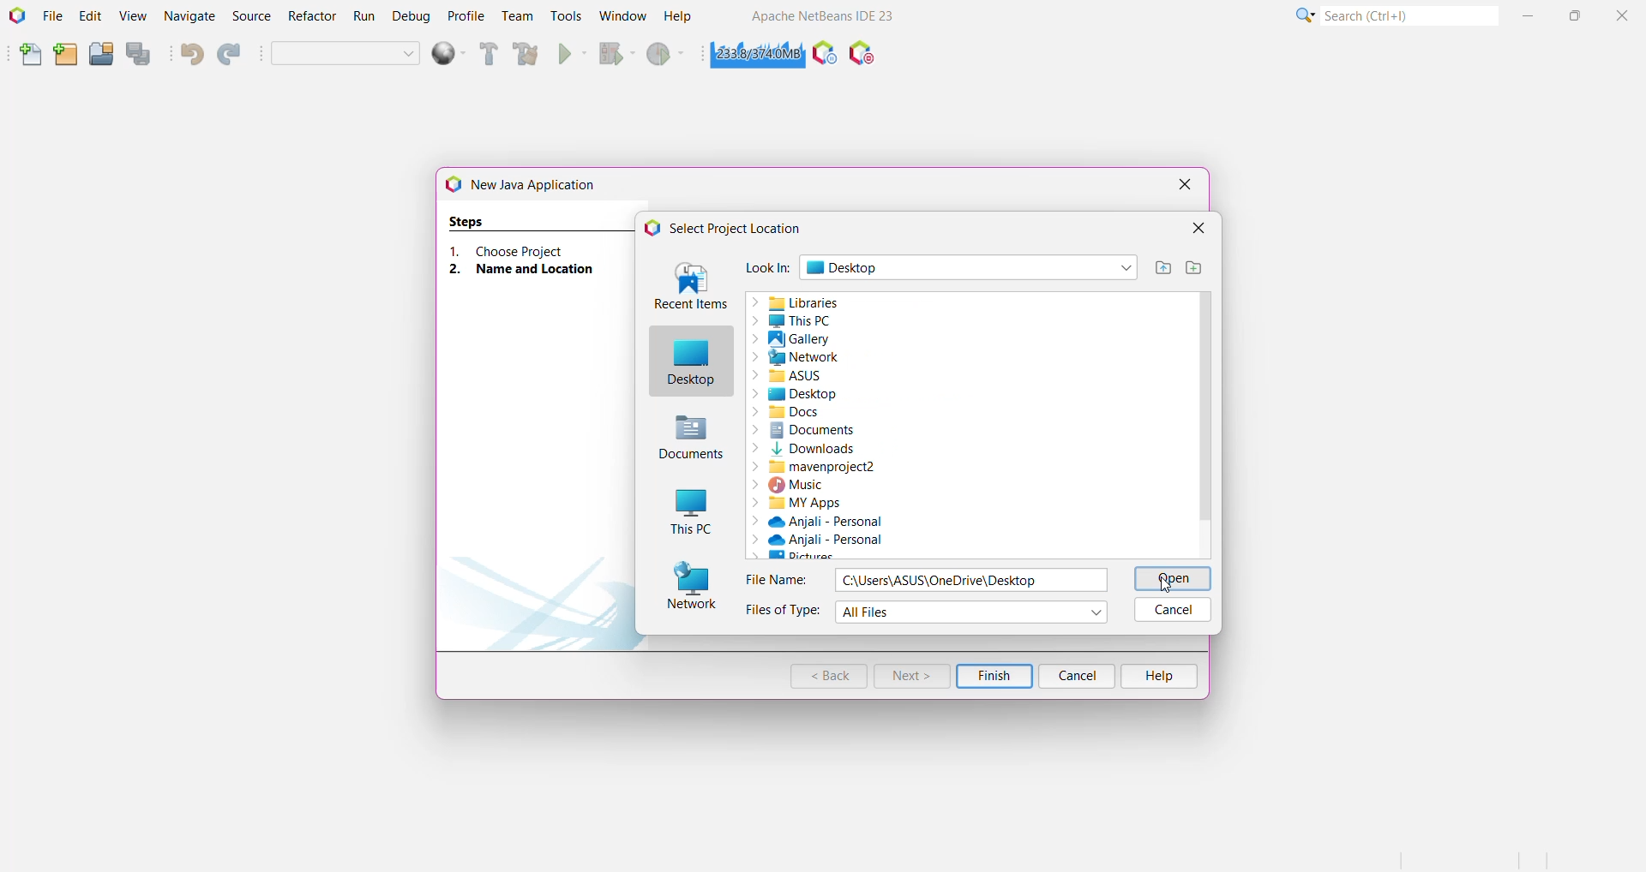 The width and height of the screenshot is (1646, 872). Describe the element at coordinates (1410, 18) in the screenshot. I see `Search` at that location.